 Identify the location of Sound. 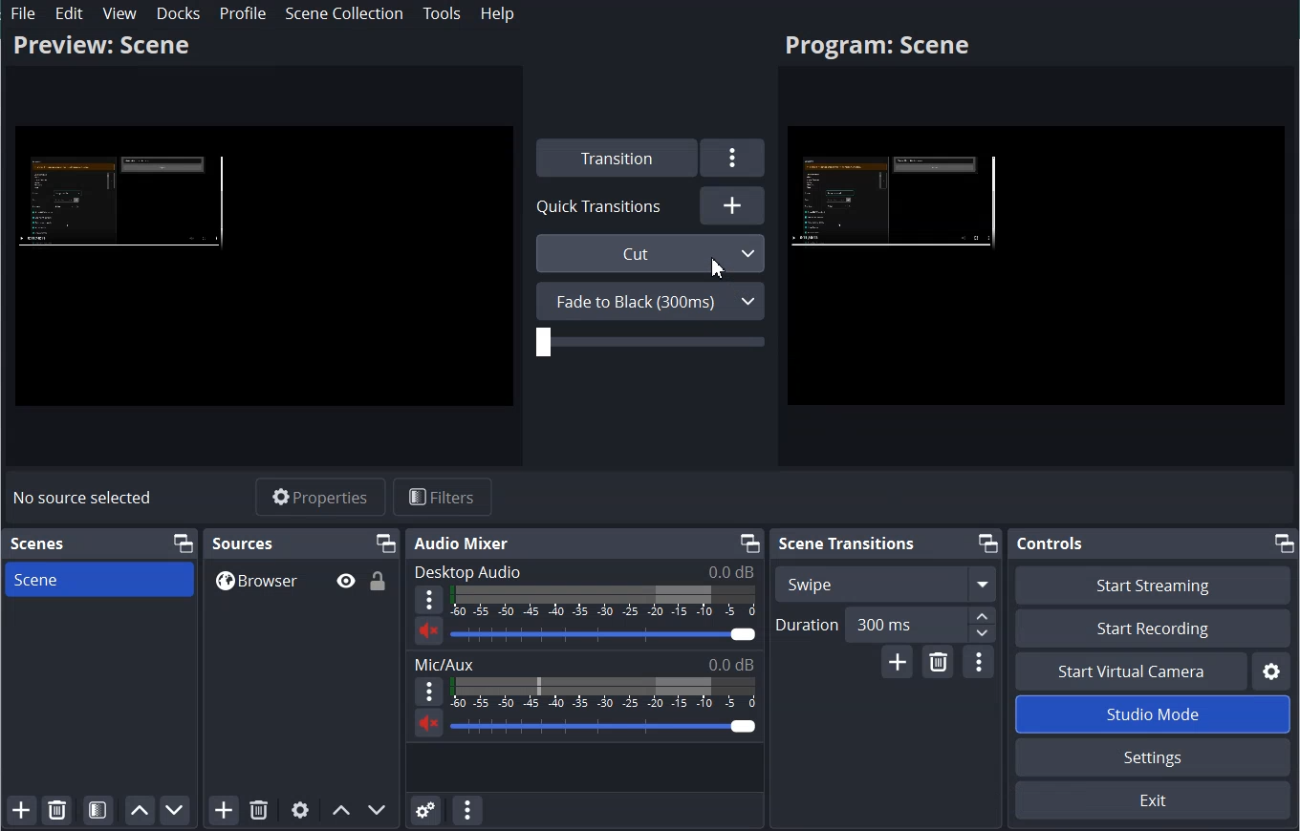
(428, 722).